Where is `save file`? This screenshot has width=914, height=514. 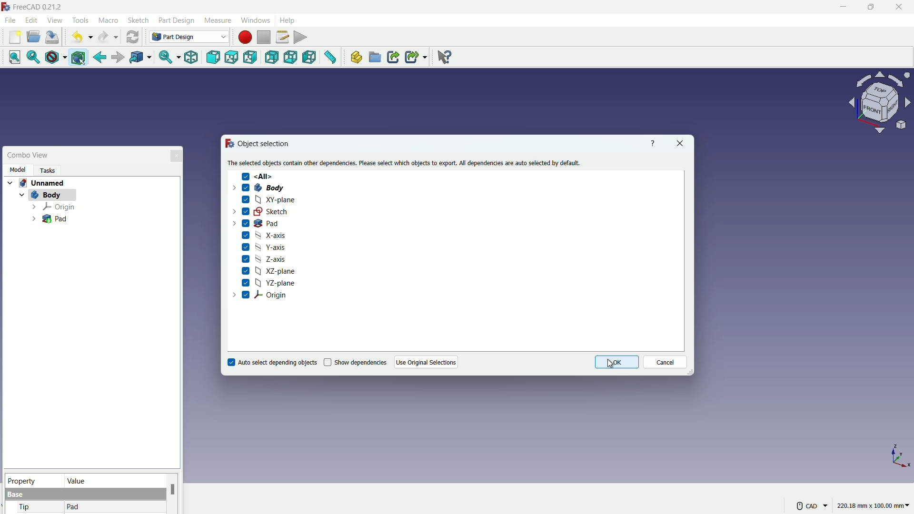 save file is located at coordinates (53, 38).